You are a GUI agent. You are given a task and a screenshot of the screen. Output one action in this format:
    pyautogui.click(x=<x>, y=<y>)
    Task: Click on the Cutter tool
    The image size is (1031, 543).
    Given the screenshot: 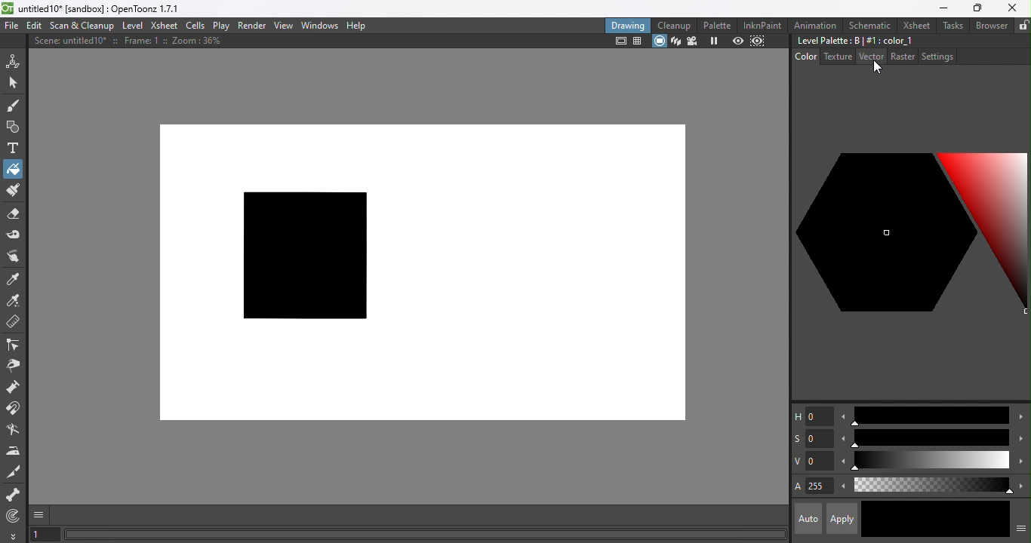 What is the action you would take?
    pyautogui.click(x=17, y=472)
    